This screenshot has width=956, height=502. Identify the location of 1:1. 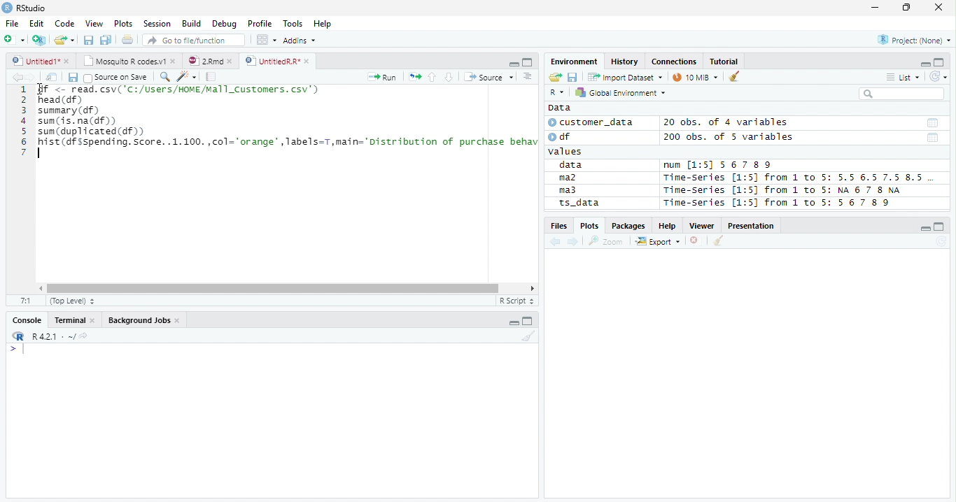
(26, 301).